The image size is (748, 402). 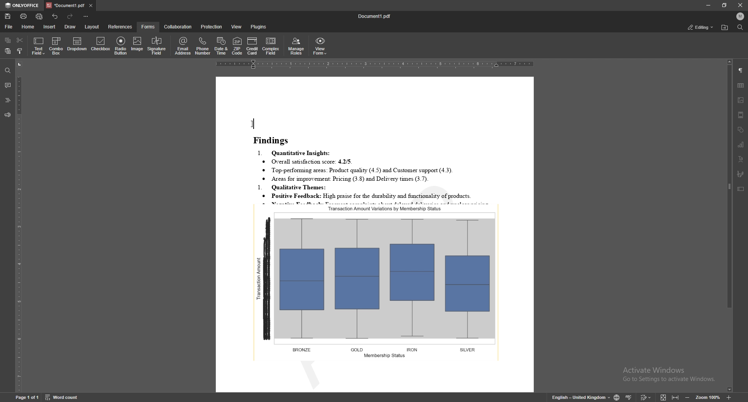 What do you see at coordinates (100, 45) in the screenshot?
I see `checkbox` at bounding box center [100, 45].